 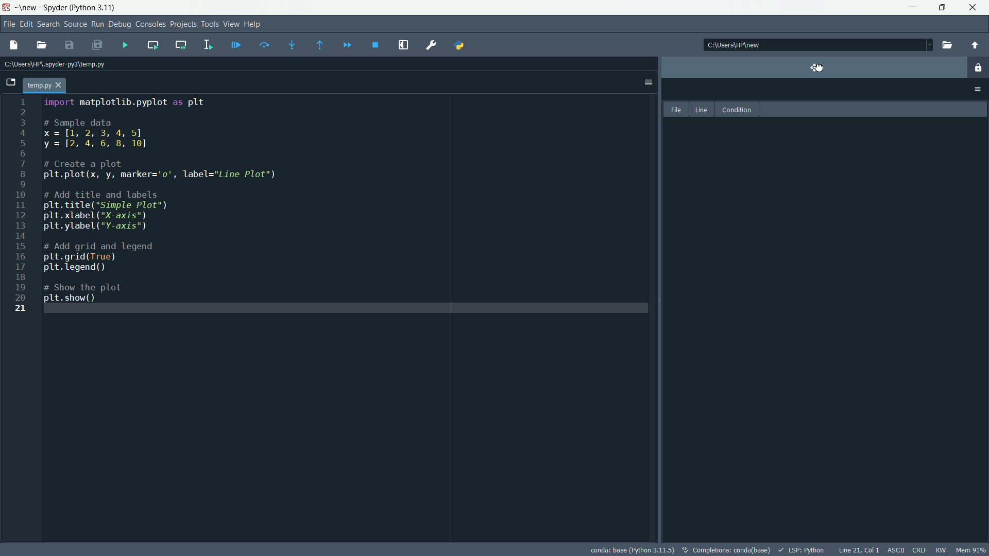 I want to click on cursor, so click(x=815, y=66).